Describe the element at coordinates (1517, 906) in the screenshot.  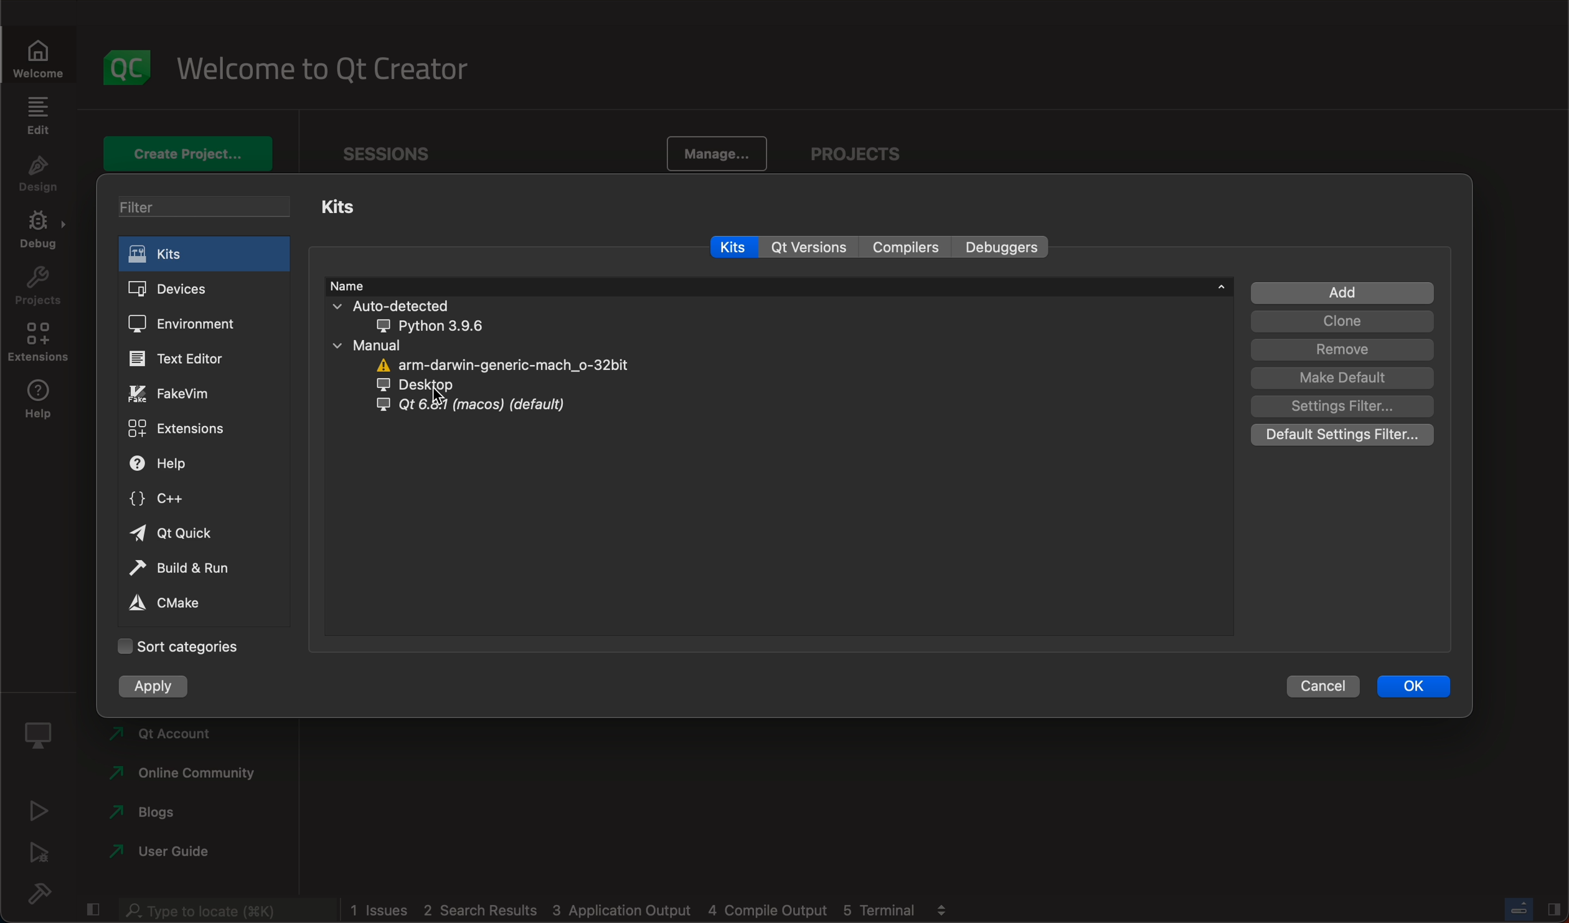
I see `Toggle progress bar` at that location.